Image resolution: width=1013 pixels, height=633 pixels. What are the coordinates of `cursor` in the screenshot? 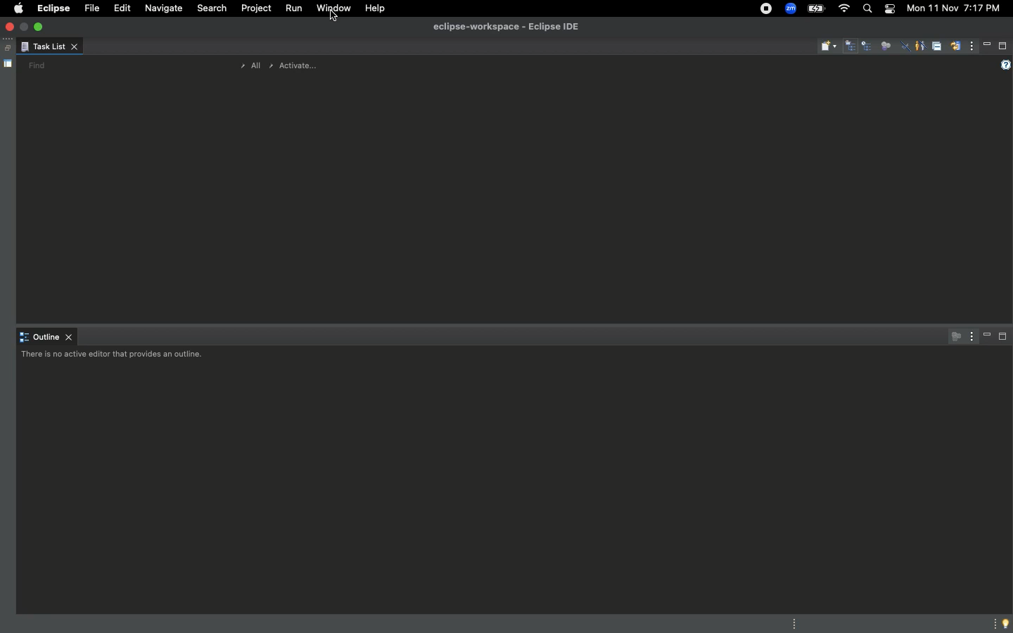 It's located at (336, 24).